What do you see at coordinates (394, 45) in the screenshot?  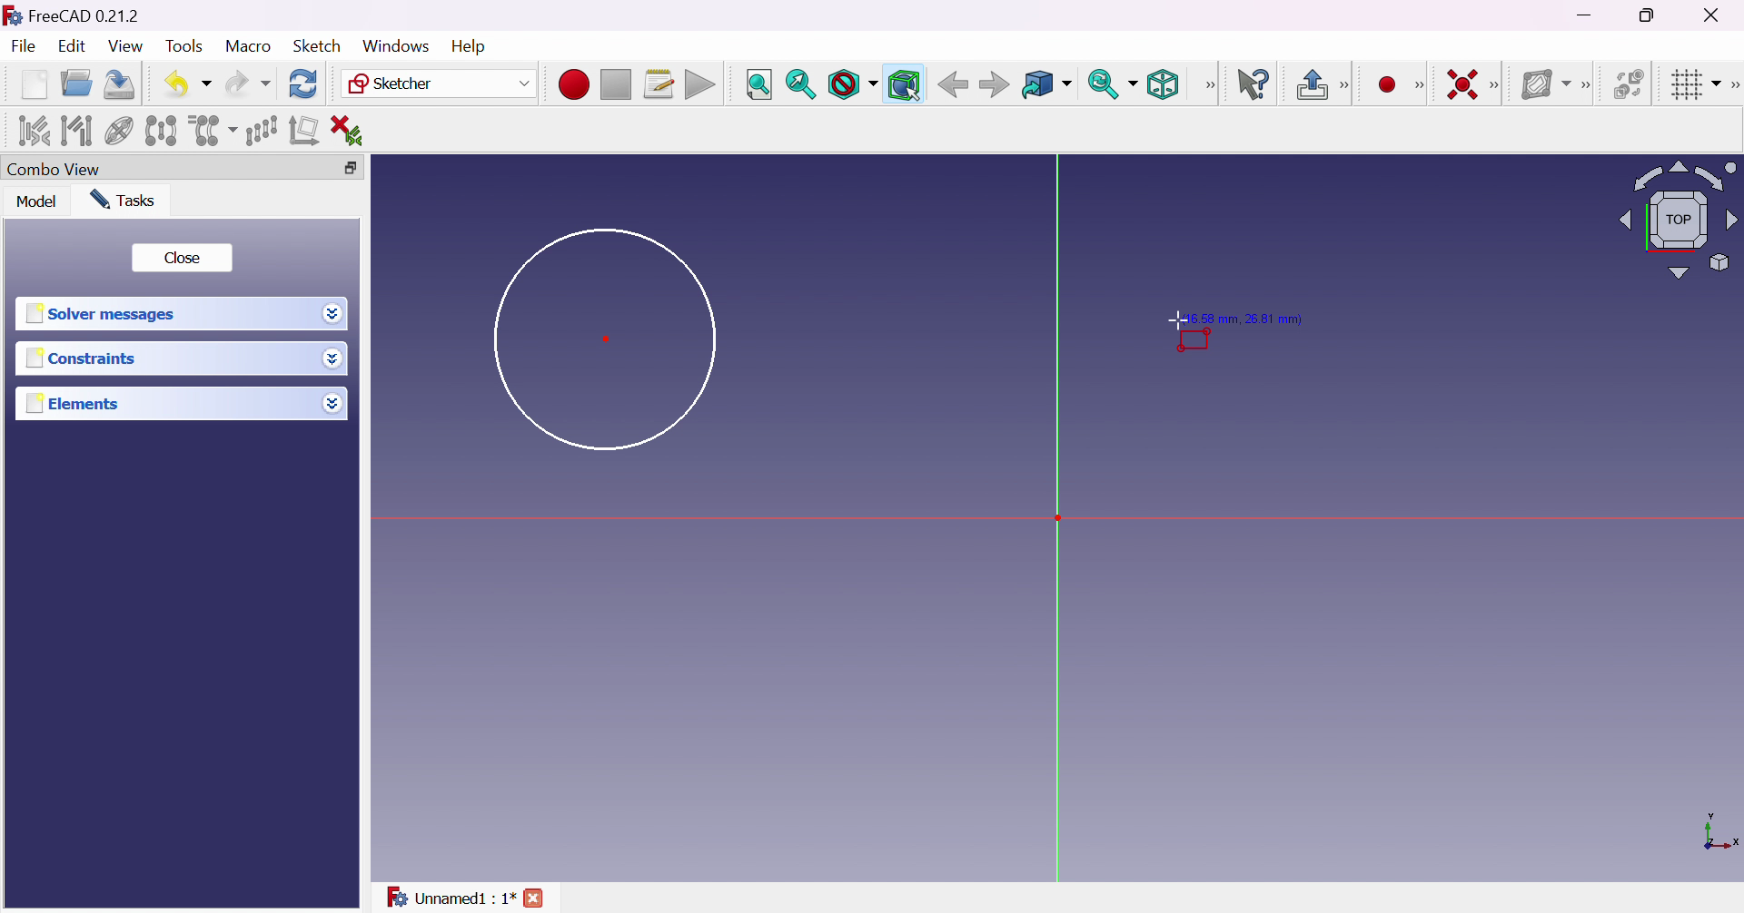 I see `Windows` at bounding box center [394, 45].